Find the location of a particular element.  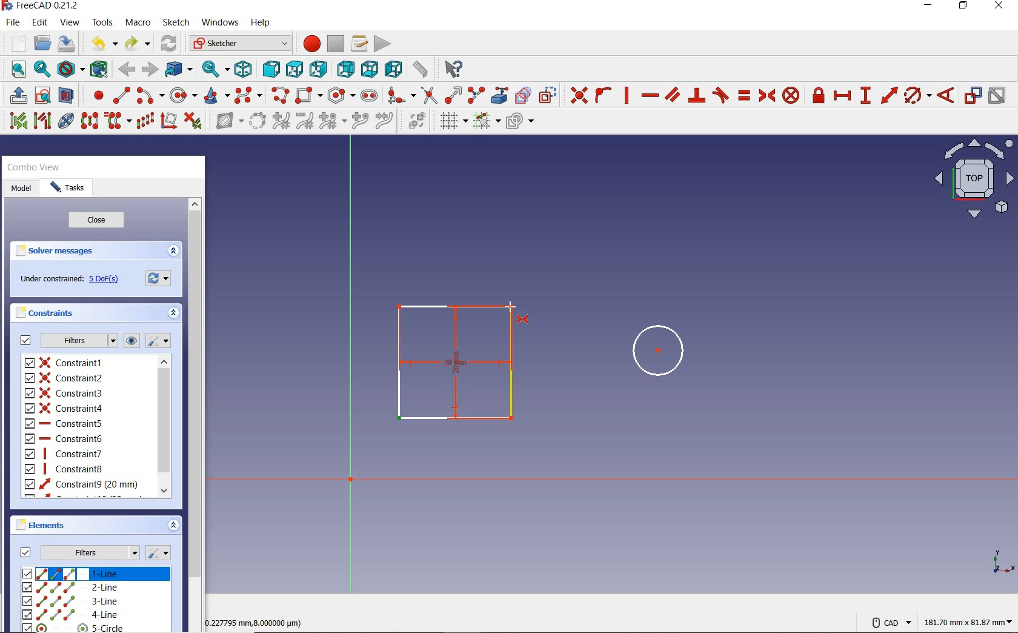

Plane view is located at coordinates (974, 182).